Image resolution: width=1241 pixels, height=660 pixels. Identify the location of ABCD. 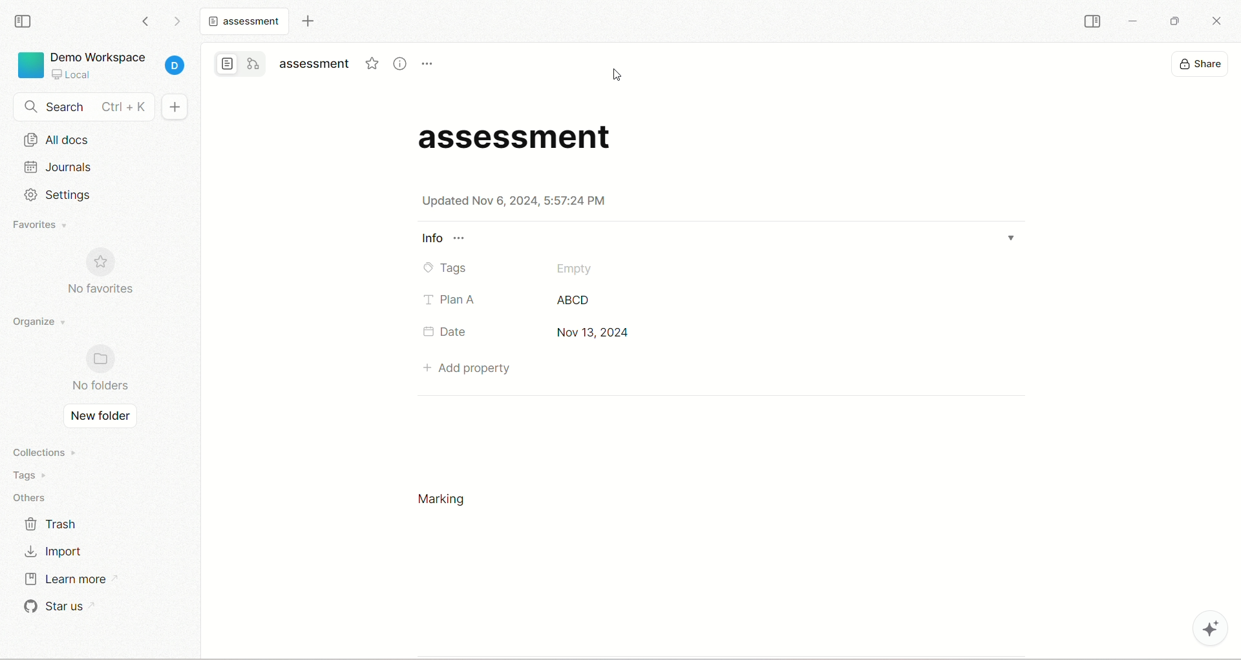
(573, 301).